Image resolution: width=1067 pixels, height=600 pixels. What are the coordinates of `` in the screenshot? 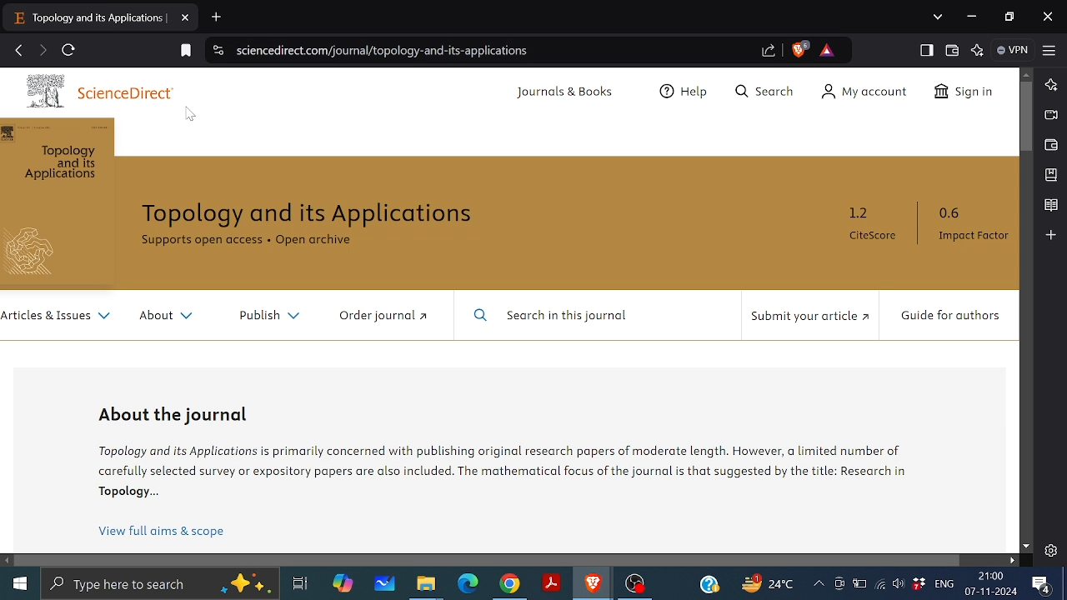 It's located at (860, 585).